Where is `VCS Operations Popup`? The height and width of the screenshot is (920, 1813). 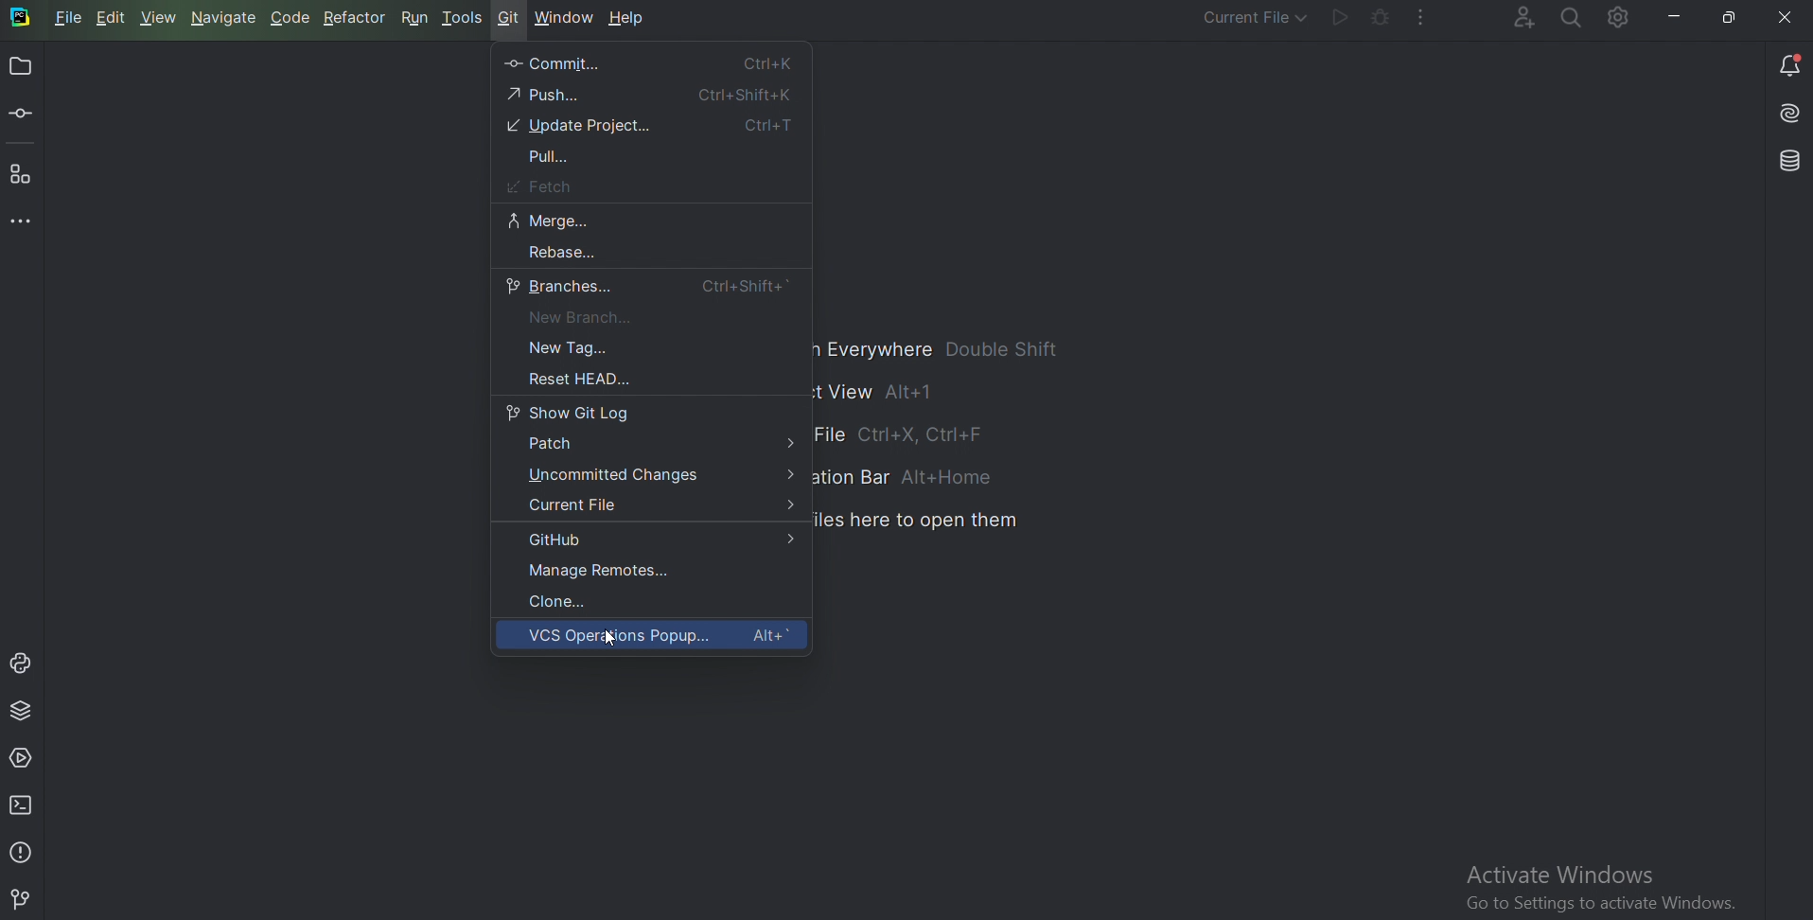
VCS Operations Popup is located at coordinates (661, 637).